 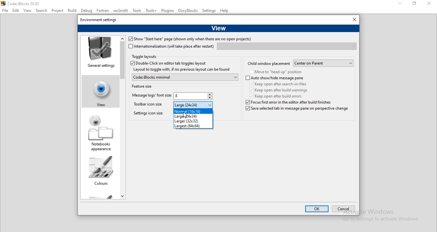 I want to click on Focus first error in the editor after build finishes, so click(x=277, y=102).